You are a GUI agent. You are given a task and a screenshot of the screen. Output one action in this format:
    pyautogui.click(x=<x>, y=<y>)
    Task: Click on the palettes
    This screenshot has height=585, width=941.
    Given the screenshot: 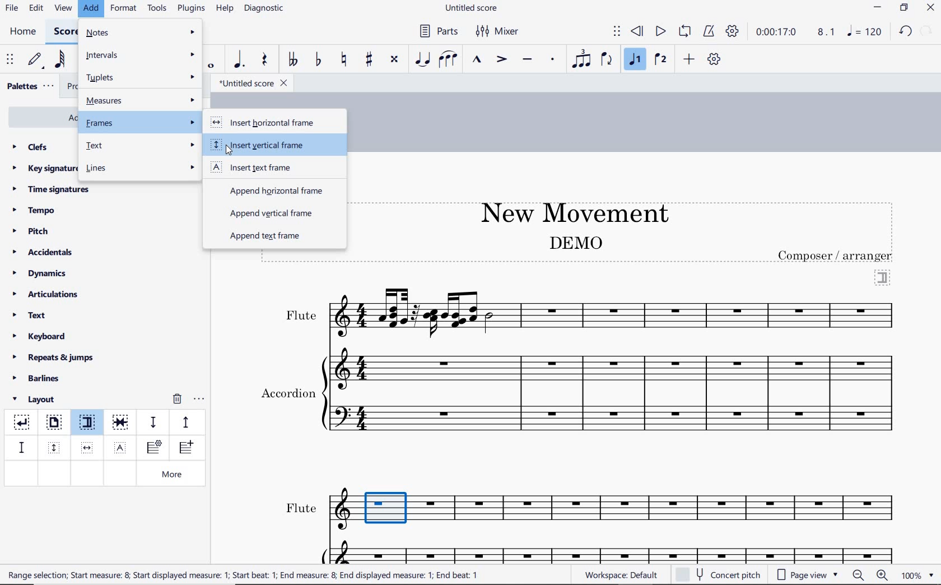 What is the action you would take?
    pyautogui.click(x=29, y=87)
    